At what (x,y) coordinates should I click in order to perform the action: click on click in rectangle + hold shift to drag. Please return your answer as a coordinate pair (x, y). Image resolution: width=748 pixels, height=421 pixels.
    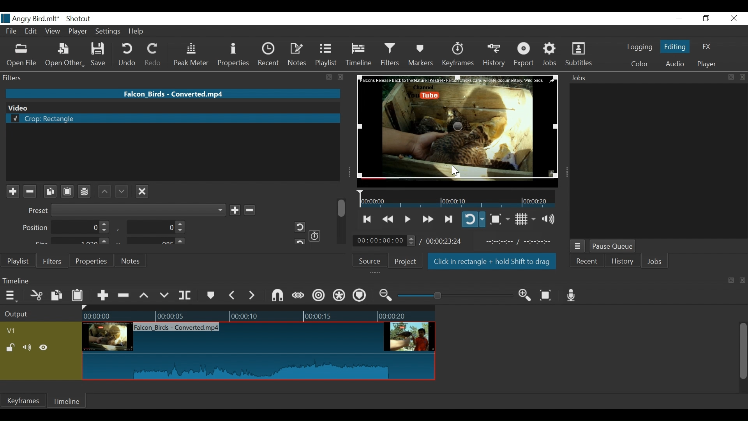
    Looking at the image, I should click on (492, 262).